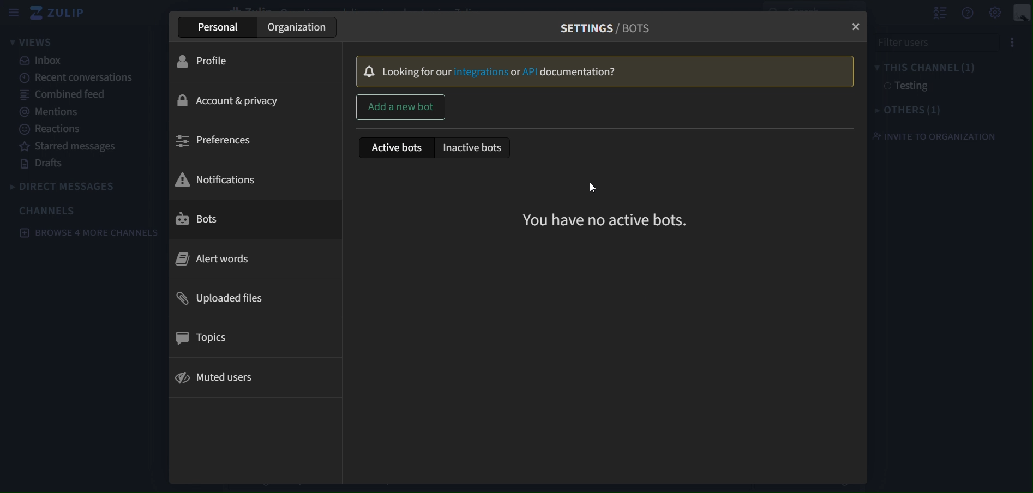 The image size is (1033, 493). Describe the element at coordinates (608, 221) in the screenshot. I see `you have no active bots.` at that location.